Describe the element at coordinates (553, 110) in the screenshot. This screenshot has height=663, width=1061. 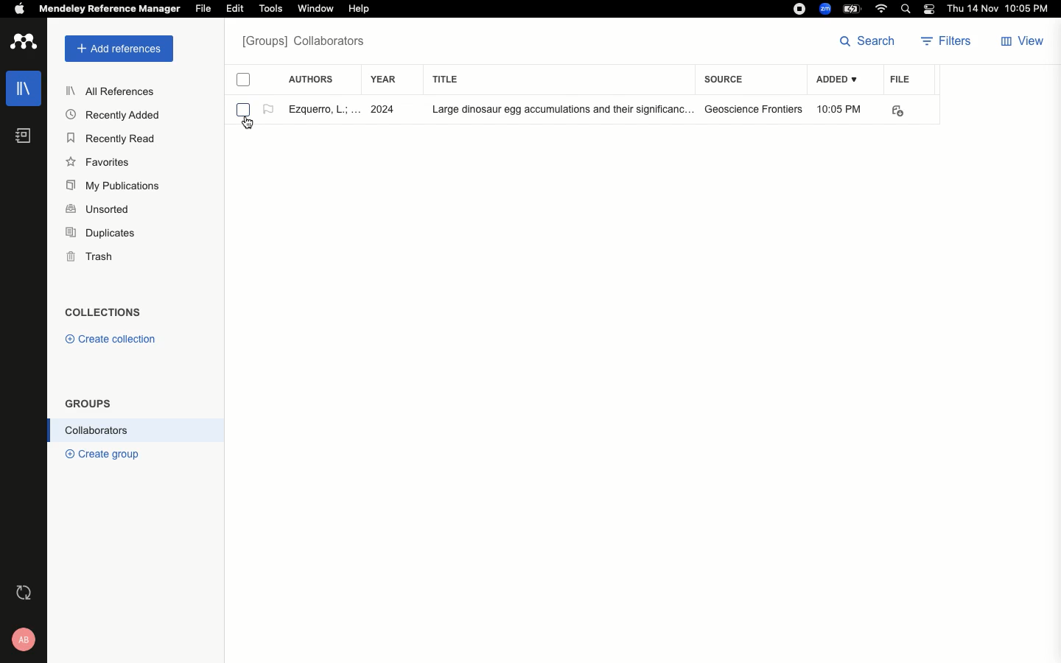
I see `large dinosour egg accy=umulations and thier significances` at that location.